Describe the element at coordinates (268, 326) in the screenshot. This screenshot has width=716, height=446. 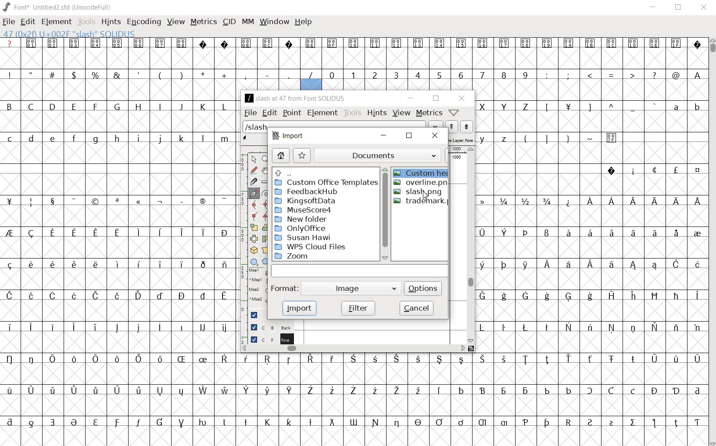
I see `background` at that location.